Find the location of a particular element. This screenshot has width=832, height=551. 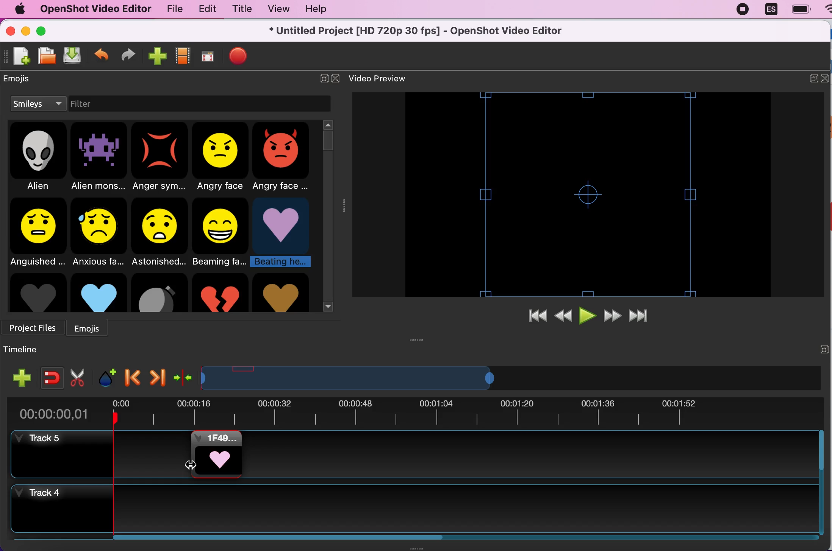

close is located at coordinates (338, 76).